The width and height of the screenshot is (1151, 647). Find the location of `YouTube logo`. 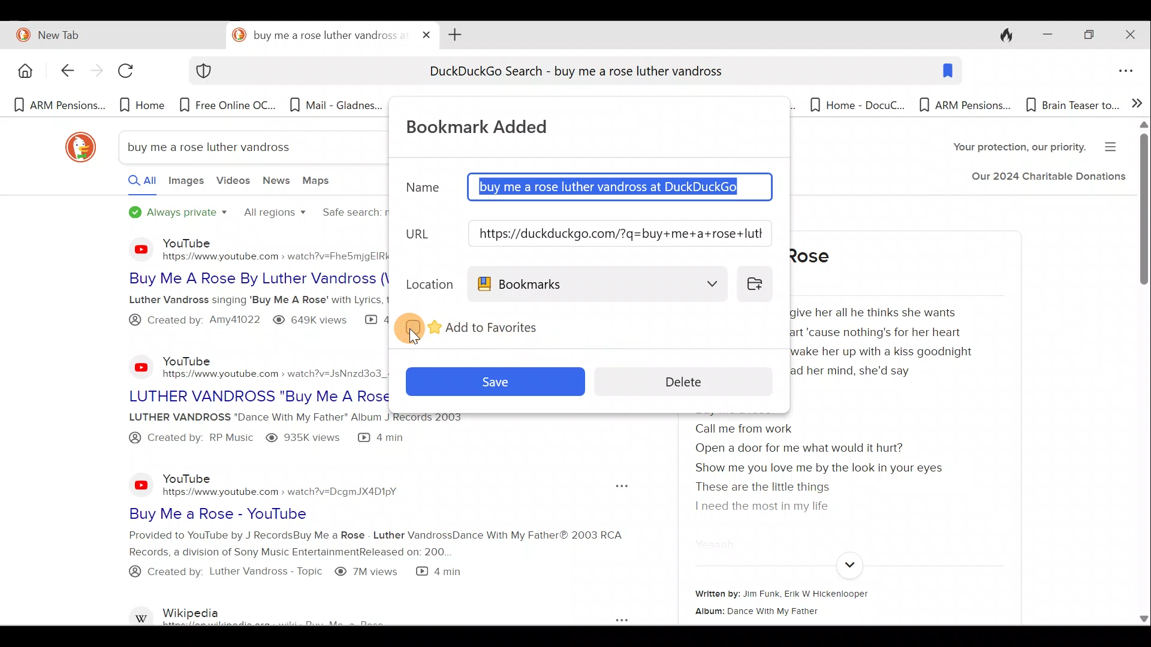

YouTube logo is located at coordinates (141, 484).